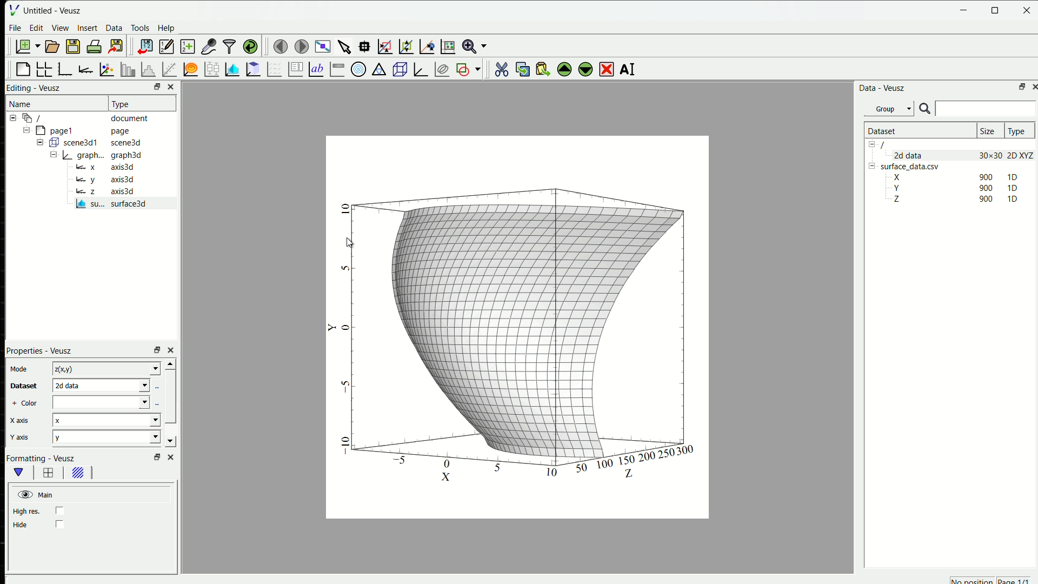 The height and width of the screenshot is (584, 1038). What do you see at coordinates (158, 349) in the screenshot?
I see `open in separate window` at bounding box center [158, 349].